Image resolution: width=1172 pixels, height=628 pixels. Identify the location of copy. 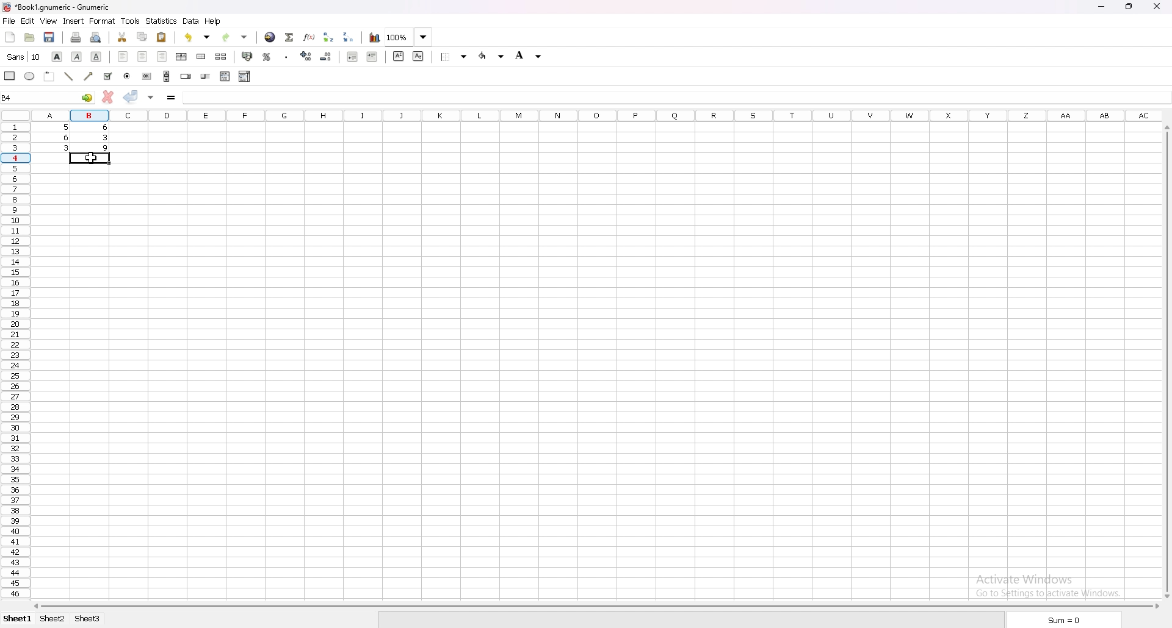
(142, 38).